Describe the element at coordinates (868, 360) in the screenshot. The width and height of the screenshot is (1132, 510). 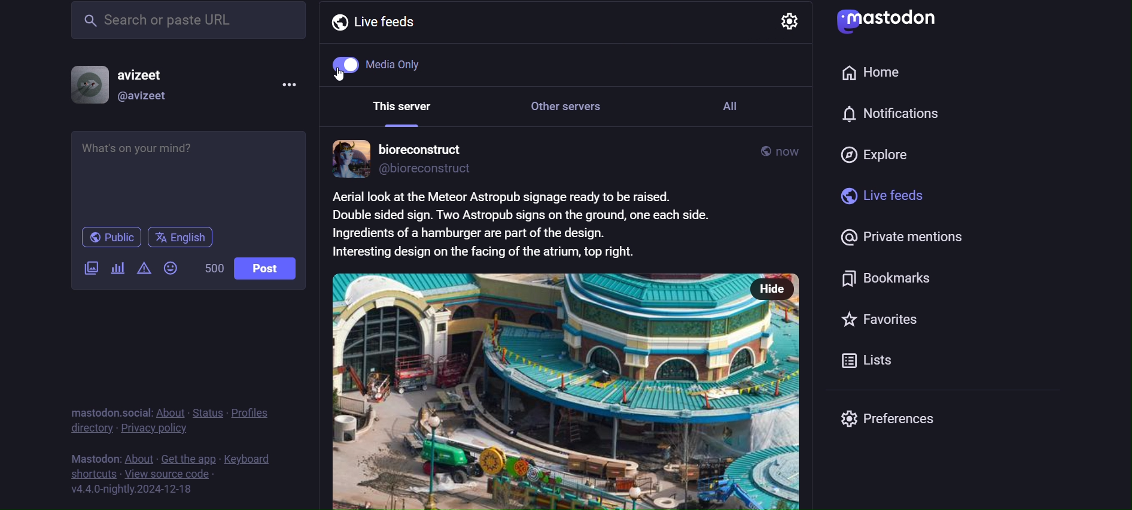
I see `Lists` at that location.